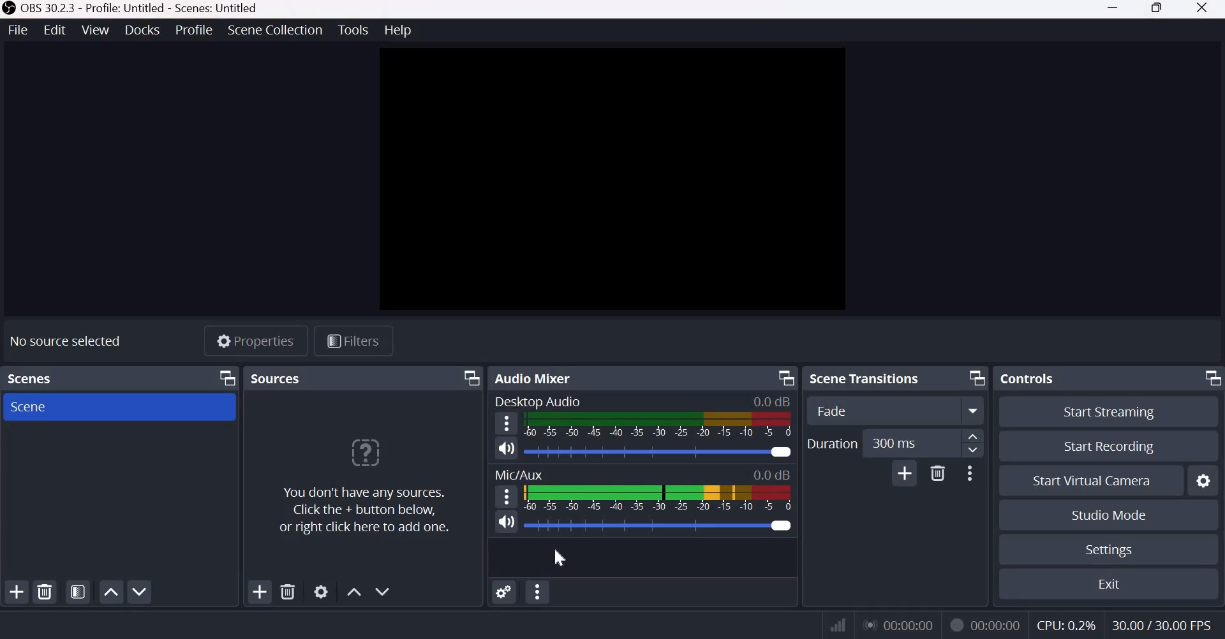 This screenshot has height=639, width=1225. What do you see at coordinates (537, 378) in the screenshot?
I see `Audio Mixer` at bounding box center [537, 378].